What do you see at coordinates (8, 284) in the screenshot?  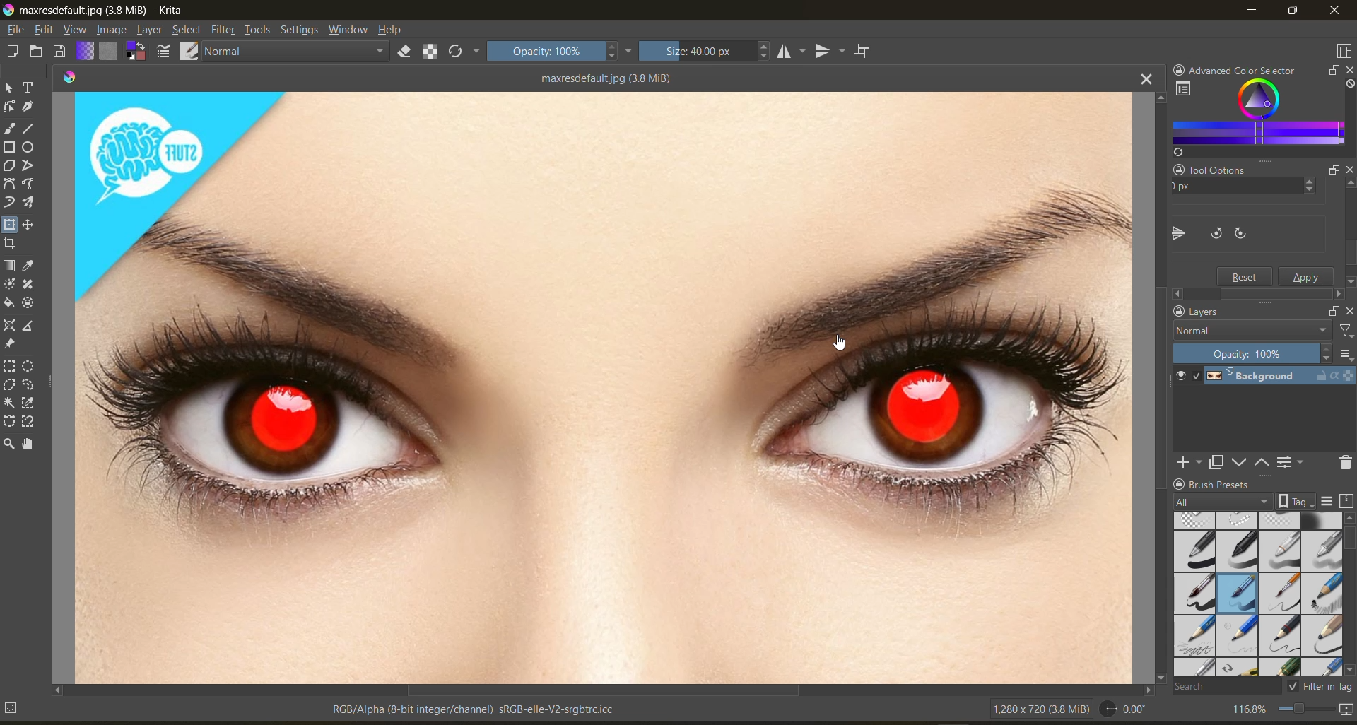 I see `tool` at bounding box center [8, 284].